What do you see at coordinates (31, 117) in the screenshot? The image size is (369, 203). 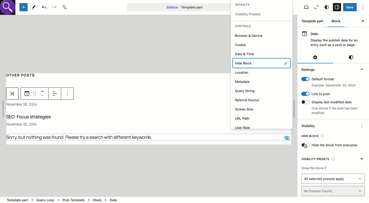 I see `Title` at bounding box center [31, 117].